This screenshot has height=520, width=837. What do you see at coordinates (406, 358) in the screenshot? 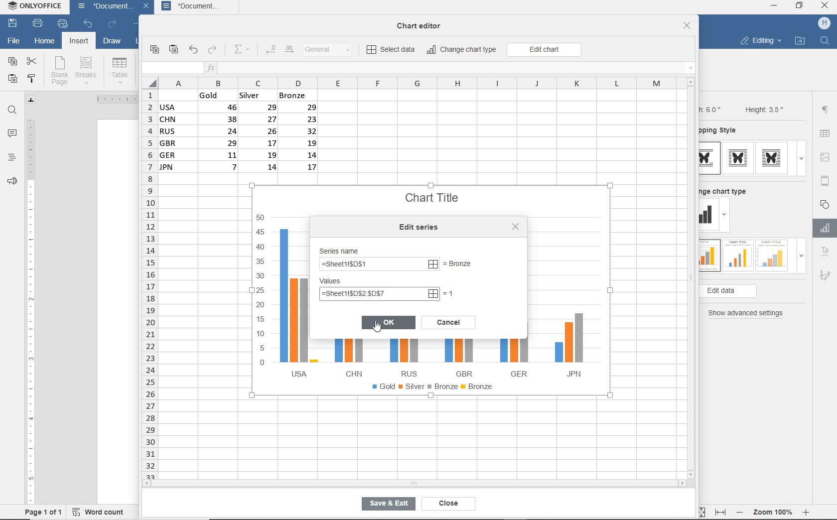
I see `RUS` at bounding box center [406, 358].